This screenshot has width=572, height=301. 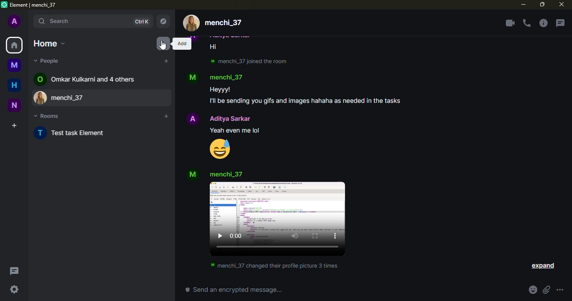 What do you see at coordinates (14, 45) in the screenshot?
I see `home` at bounding box center [14, 45].